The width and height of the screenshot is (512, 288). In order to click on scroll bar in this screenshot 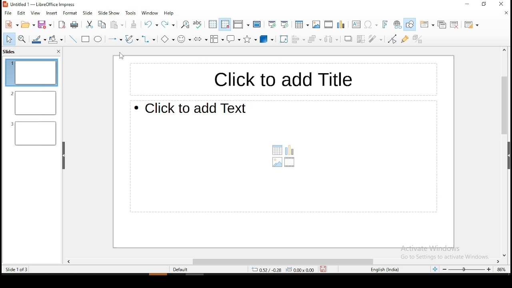, I will do `click(283, 262)`.